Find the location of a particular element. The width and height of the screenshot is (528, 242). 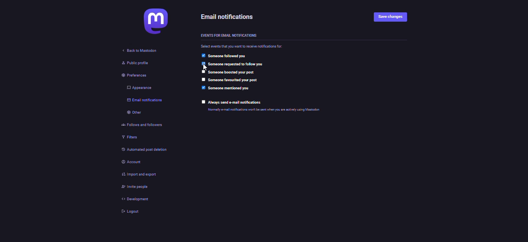

someone favorited your post is located at coordinates (236, 80).